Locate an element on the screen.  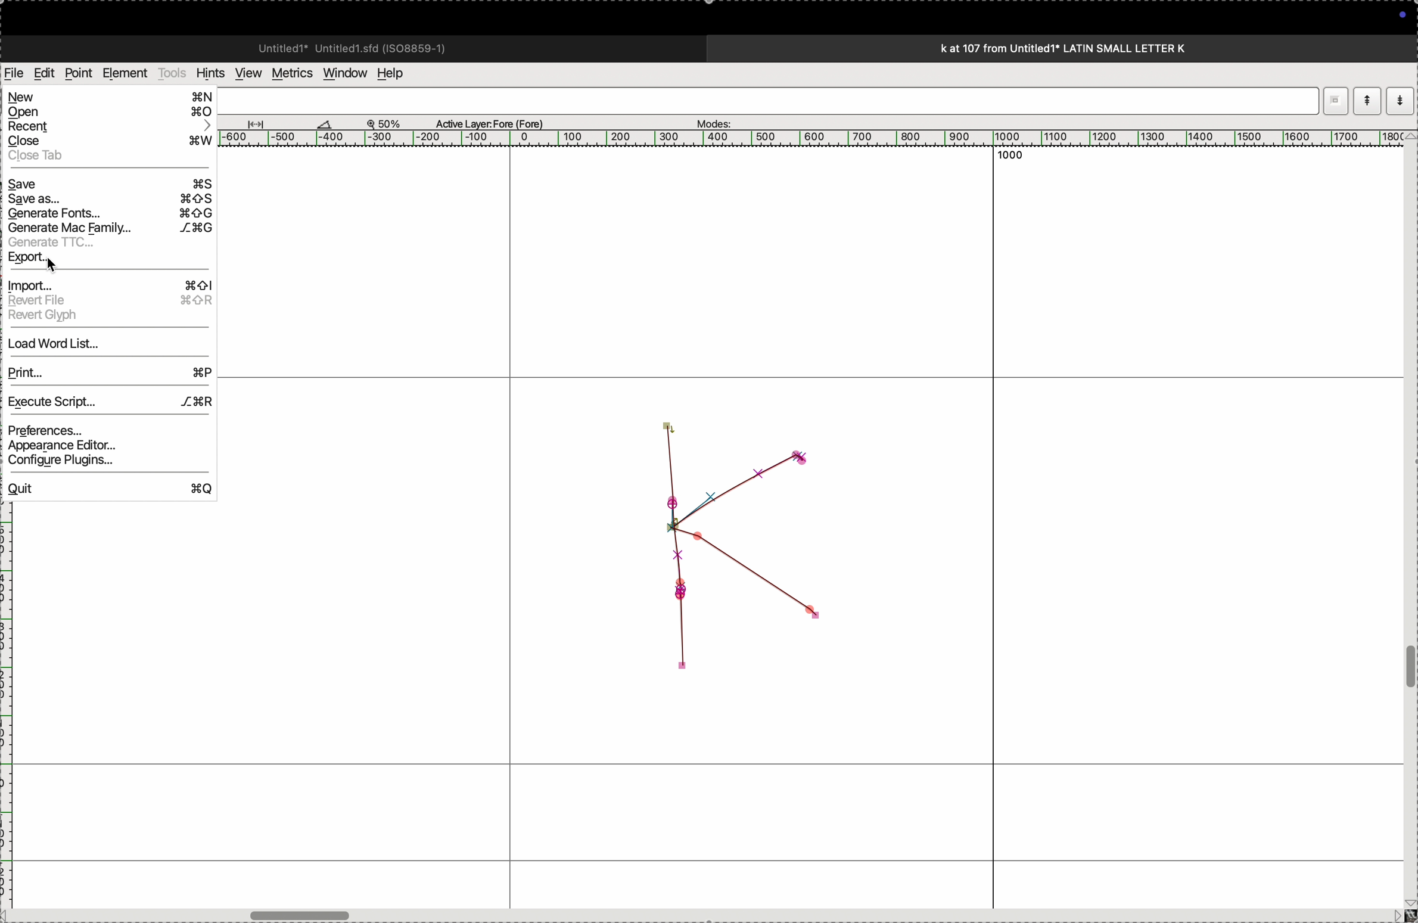
export is located at coordinates (116, 260).